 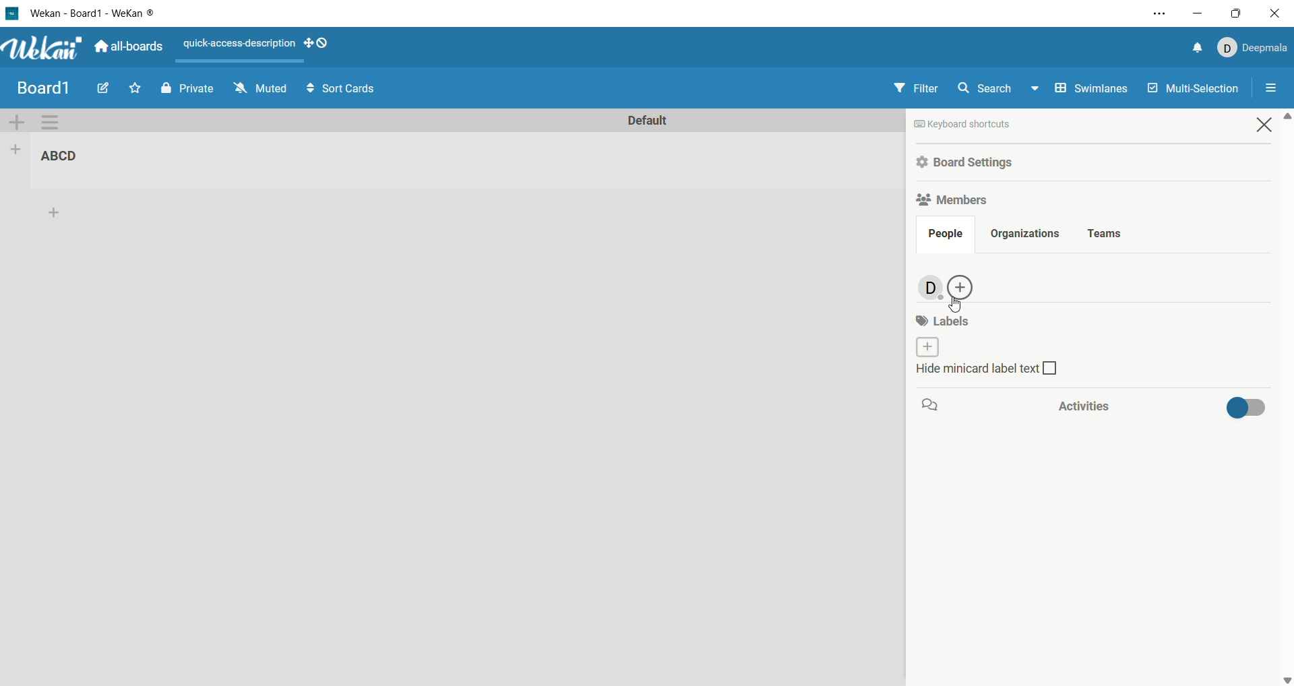 I want to click on filter, so click(x=915, y=87).